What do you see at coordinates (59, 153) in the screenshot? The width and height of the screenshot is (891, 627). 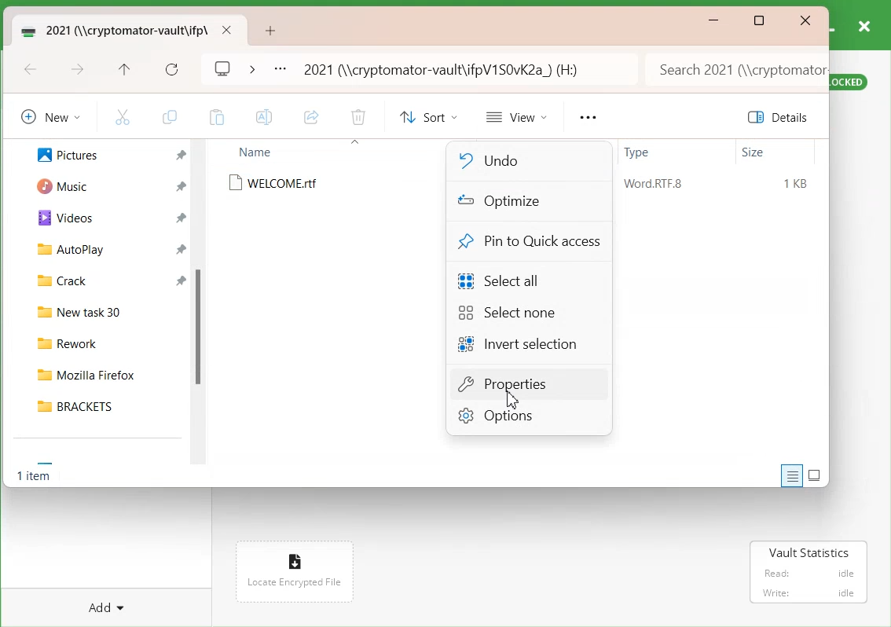 I see `Pictures` at bounding box center [59, 153].